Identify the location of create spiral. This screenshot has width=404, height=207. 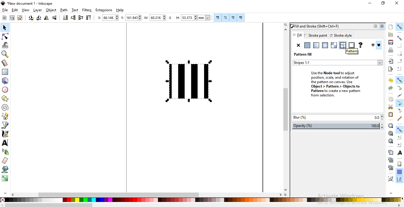
(5, 108).